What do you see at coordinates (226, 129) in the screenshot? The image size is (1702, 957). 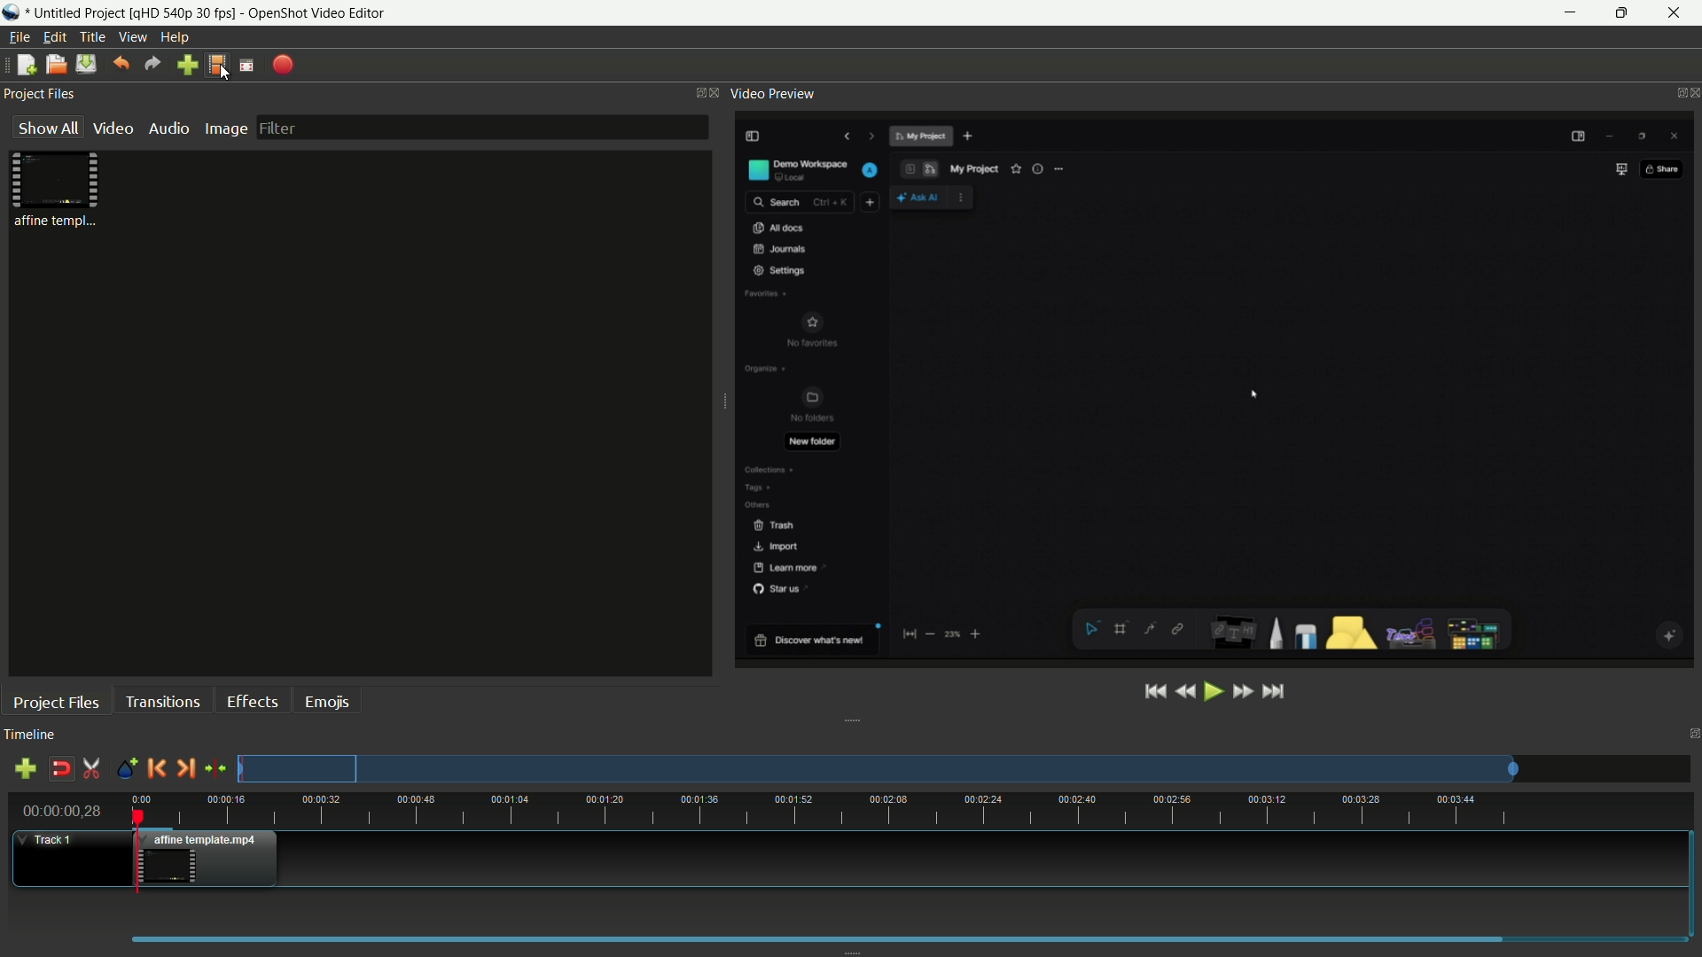 I see `image` at bounding box center [226, 129].